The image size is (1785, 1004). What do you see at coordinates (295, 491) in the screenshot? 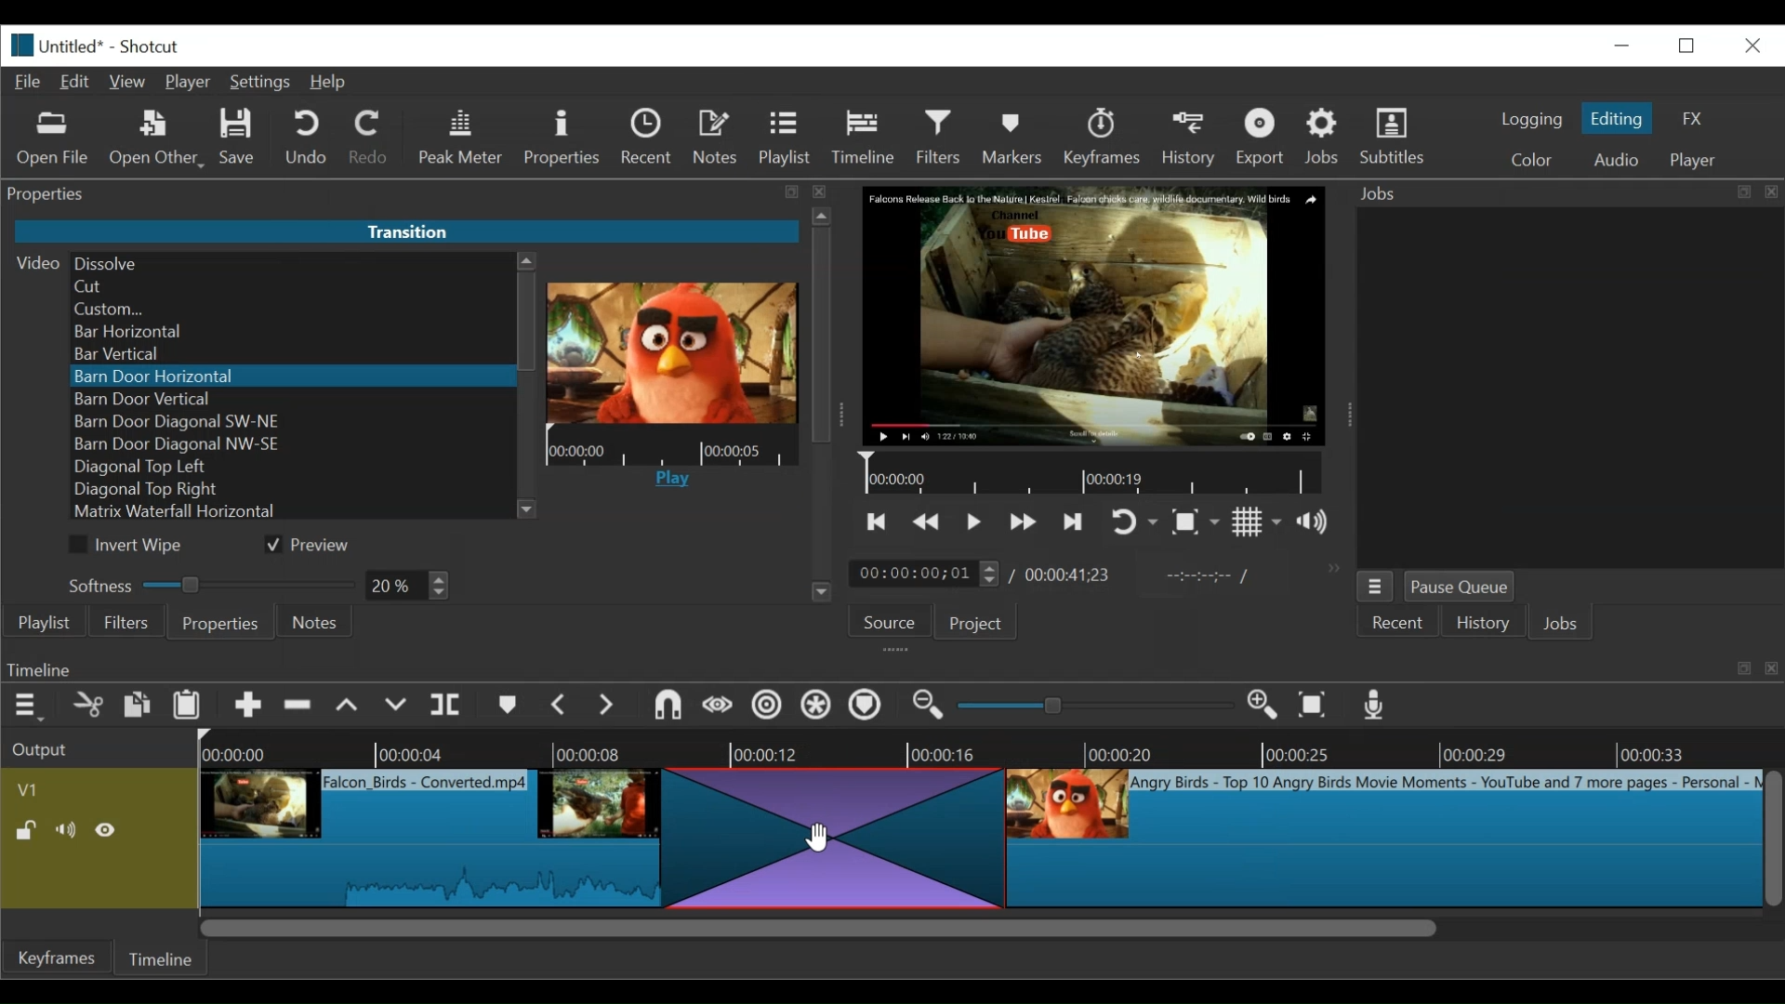
I see `Diagonal Top Right` at bounding box center [295, 491].